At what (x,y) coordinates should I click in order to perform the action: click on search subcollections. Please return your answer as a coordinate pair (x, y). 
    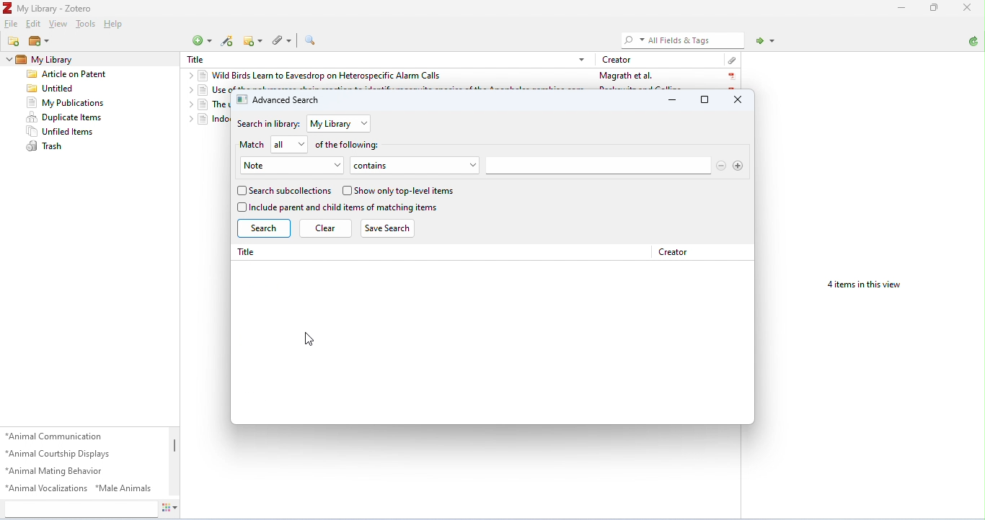
    Looking at the image, I should click on (290, 191).